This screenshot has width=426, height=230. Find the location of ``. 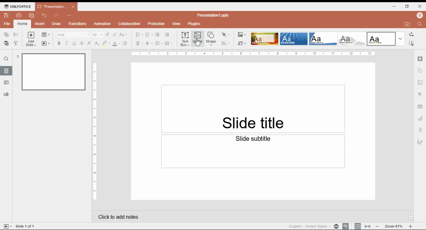

 is located at coordinates (420, 142).